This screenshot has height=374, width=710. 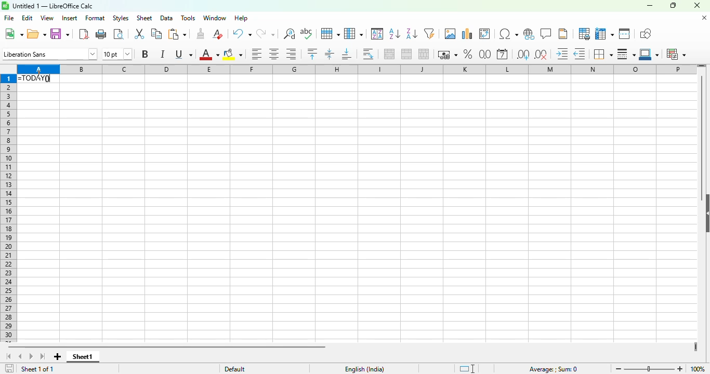 What do you see at coordinates (102, 34) in the screenshot?
I see `print ` at bounding box center [102, 34].